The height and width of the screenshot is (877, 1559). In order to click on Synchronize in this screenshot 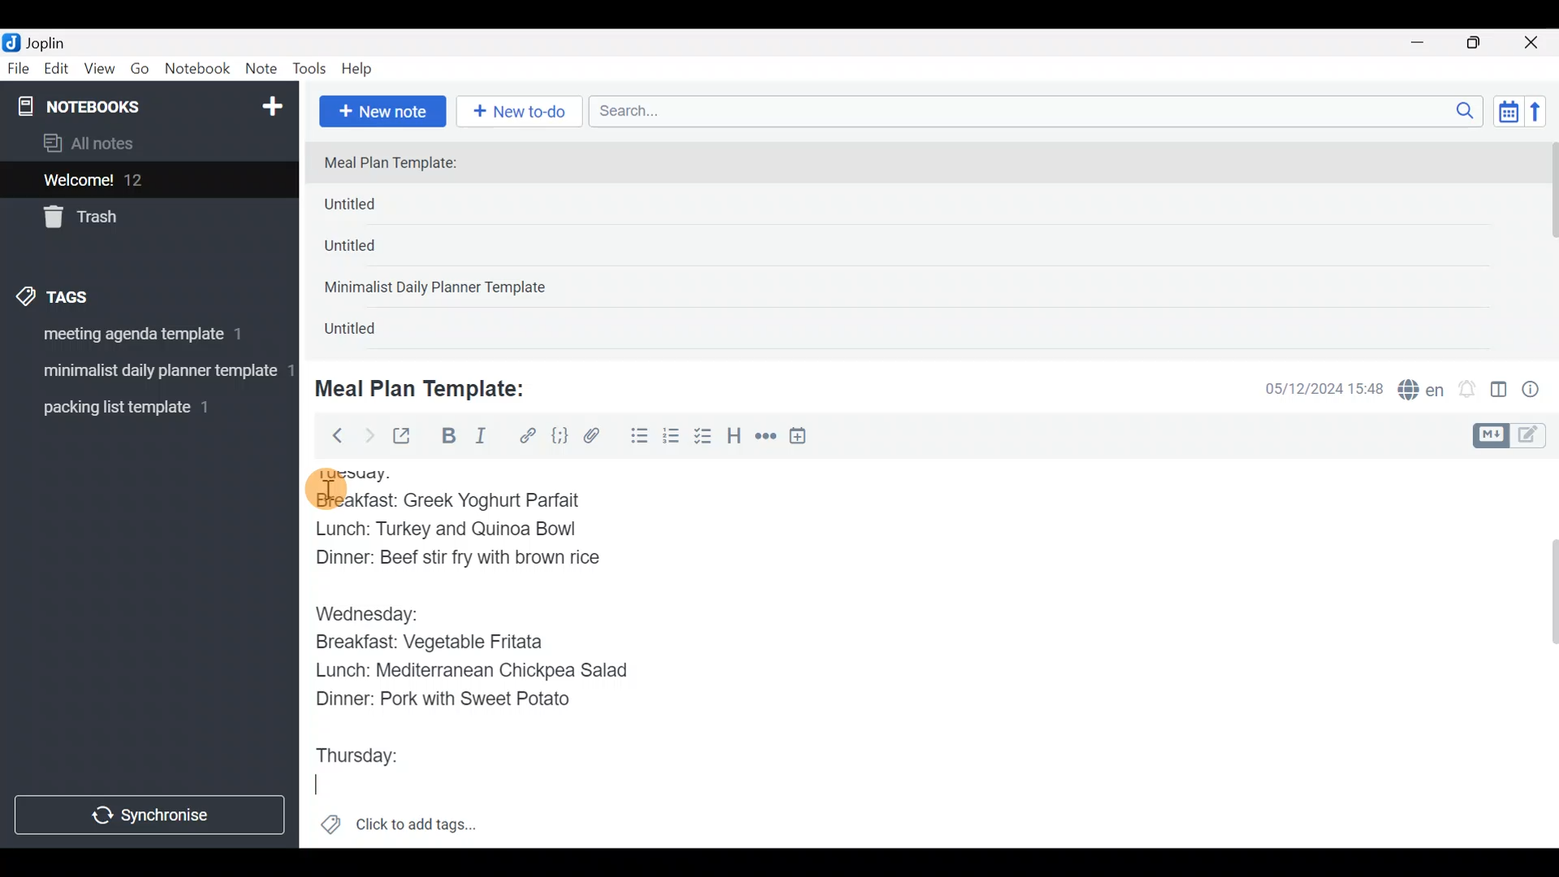, I will do `click(152, 814)`.